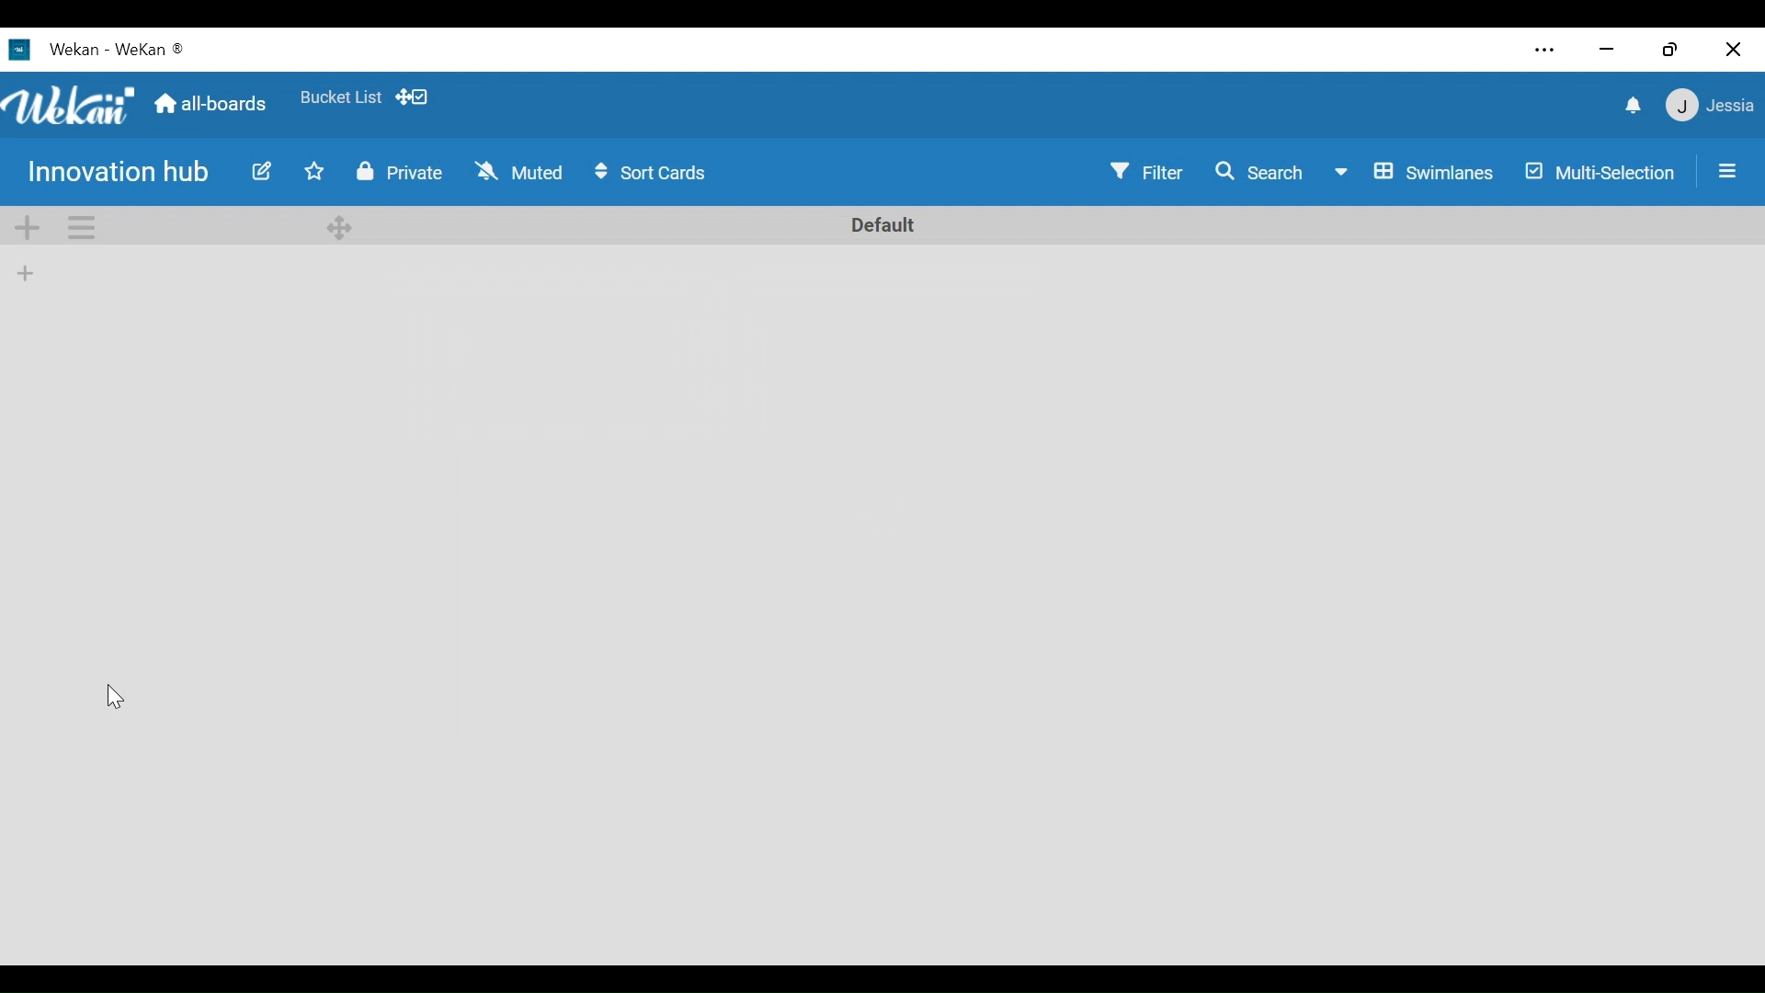  Describe the element at coordinates (884, 224) in the screenshot. I see `Swimlane name` at that location.